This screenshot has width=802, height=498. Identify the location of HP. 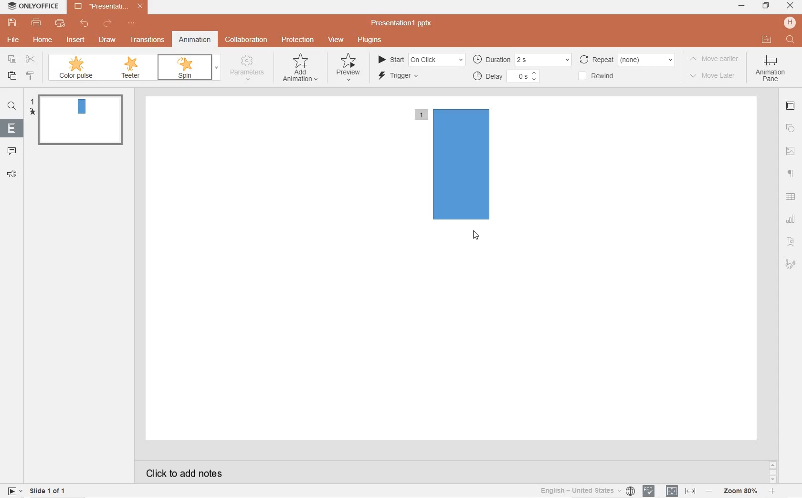
(790, 22).